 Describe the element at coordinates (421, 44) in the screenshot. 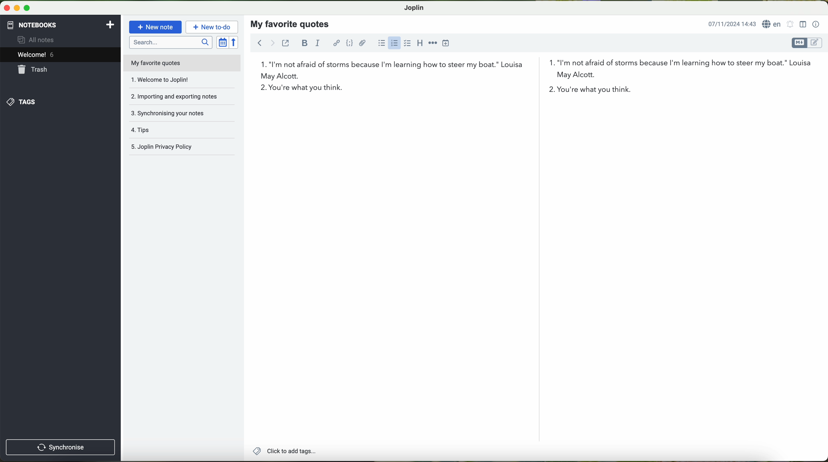

I see `heading` at that location.